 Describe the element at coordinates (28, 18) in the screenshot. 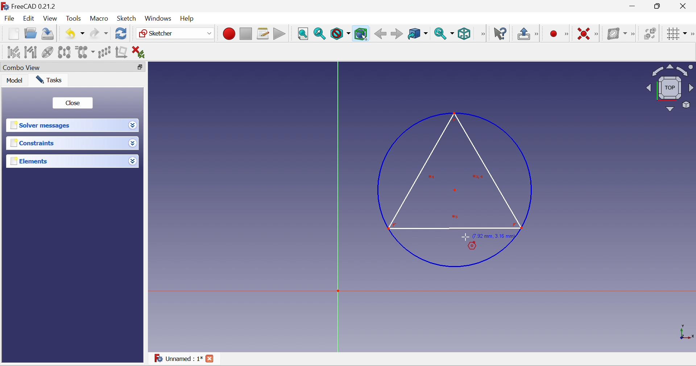

I see `Edit` at that location.